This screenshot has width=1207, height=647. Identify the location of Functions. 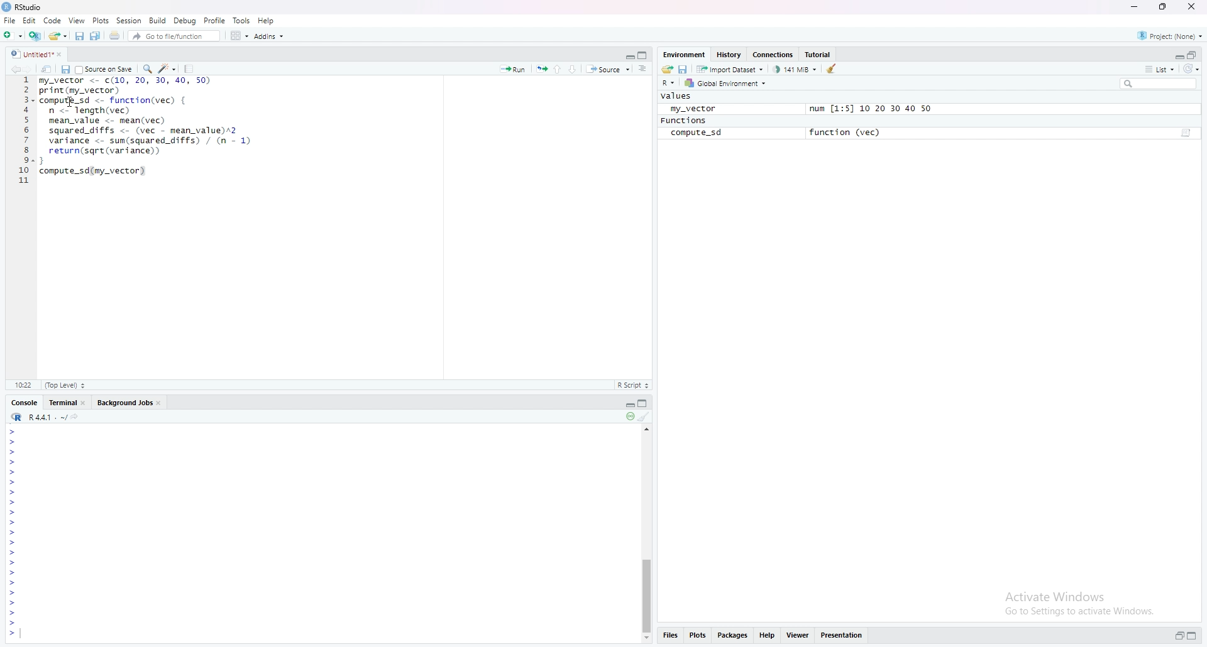
(683, 121).